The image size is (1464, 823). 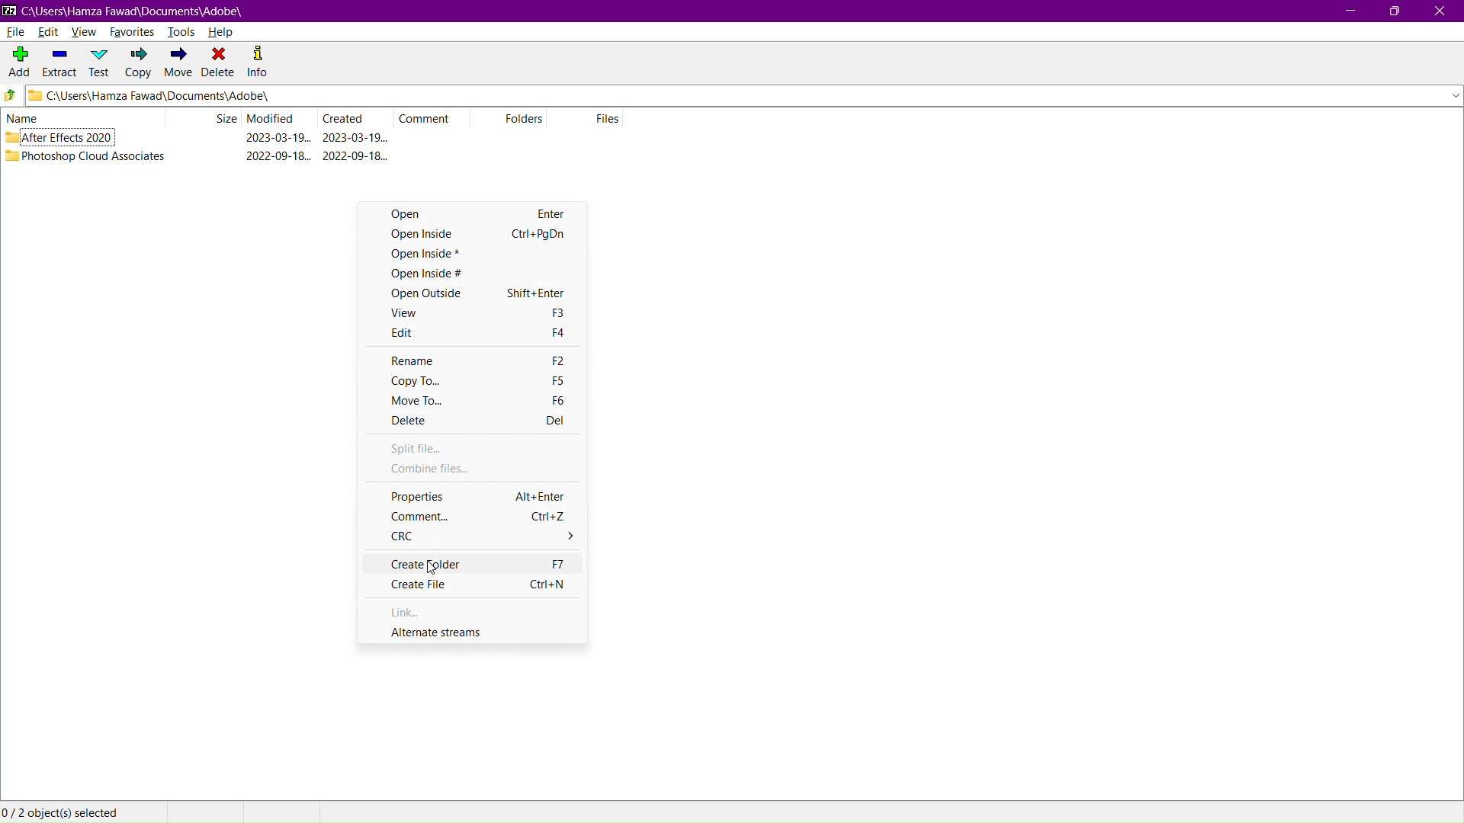 What do you see at coordinates (176, 63) in the screenshot?
I see `Move` at bounding box center [176, 63].